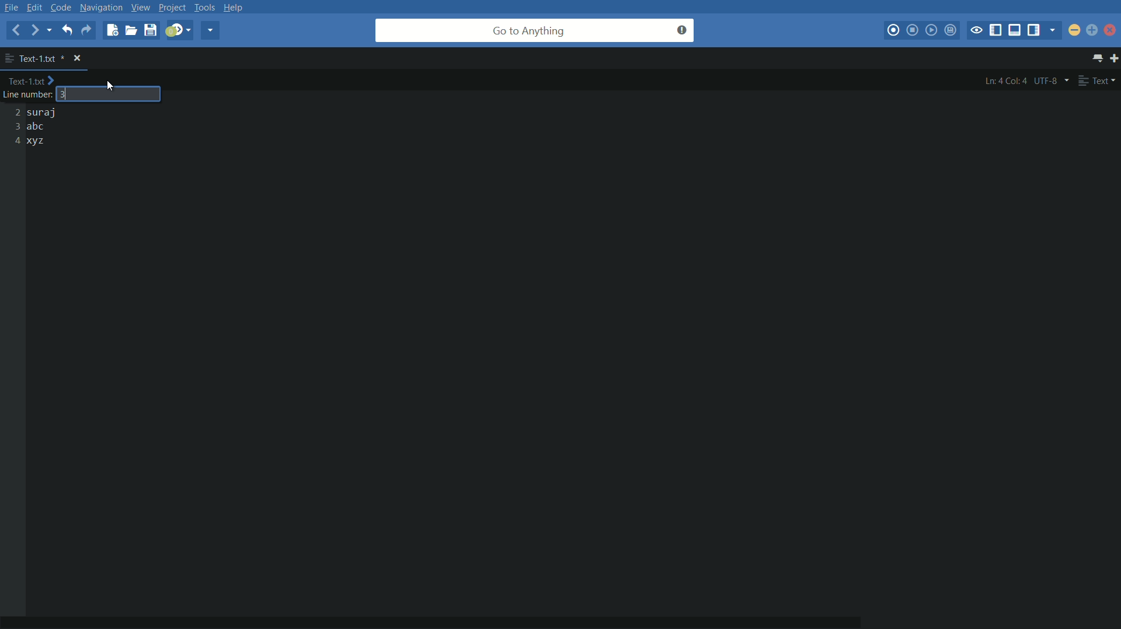 This screenshot has height=629, width=1121. Describe the element at coordinates (995, 30) in the screenshot. I see `show/hide left panel` at that location.